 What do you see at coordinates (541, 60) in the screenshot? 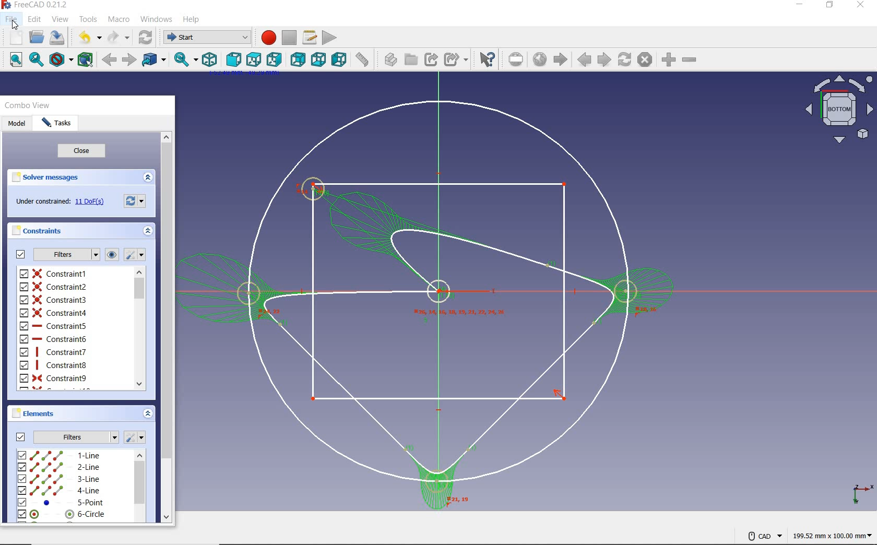
I see `open website` at bounding box center [541, 60].